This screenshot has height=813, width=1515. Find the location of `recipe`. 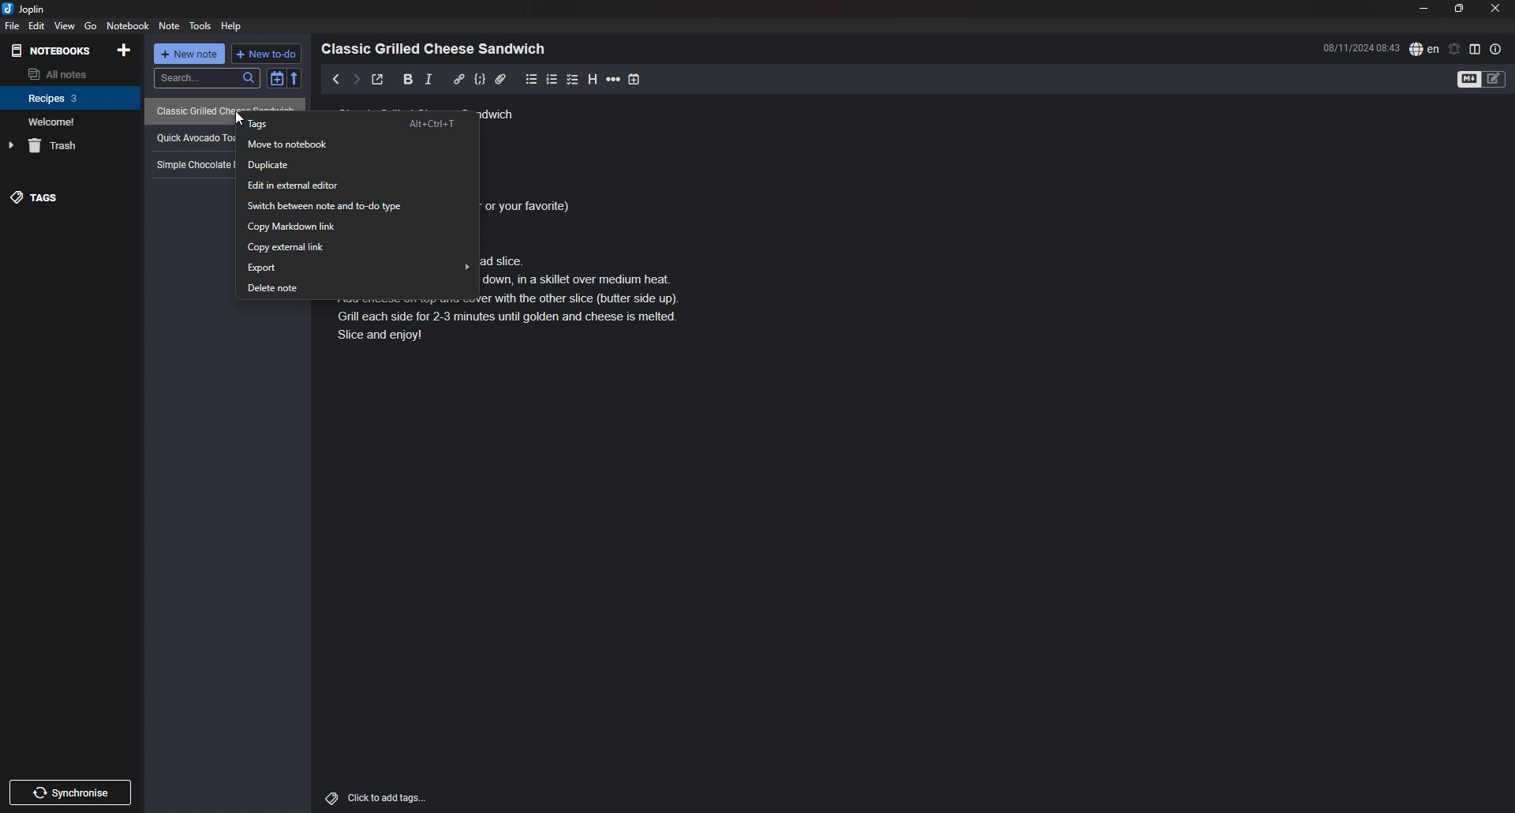

recipe is located at coordinates (221, 109).